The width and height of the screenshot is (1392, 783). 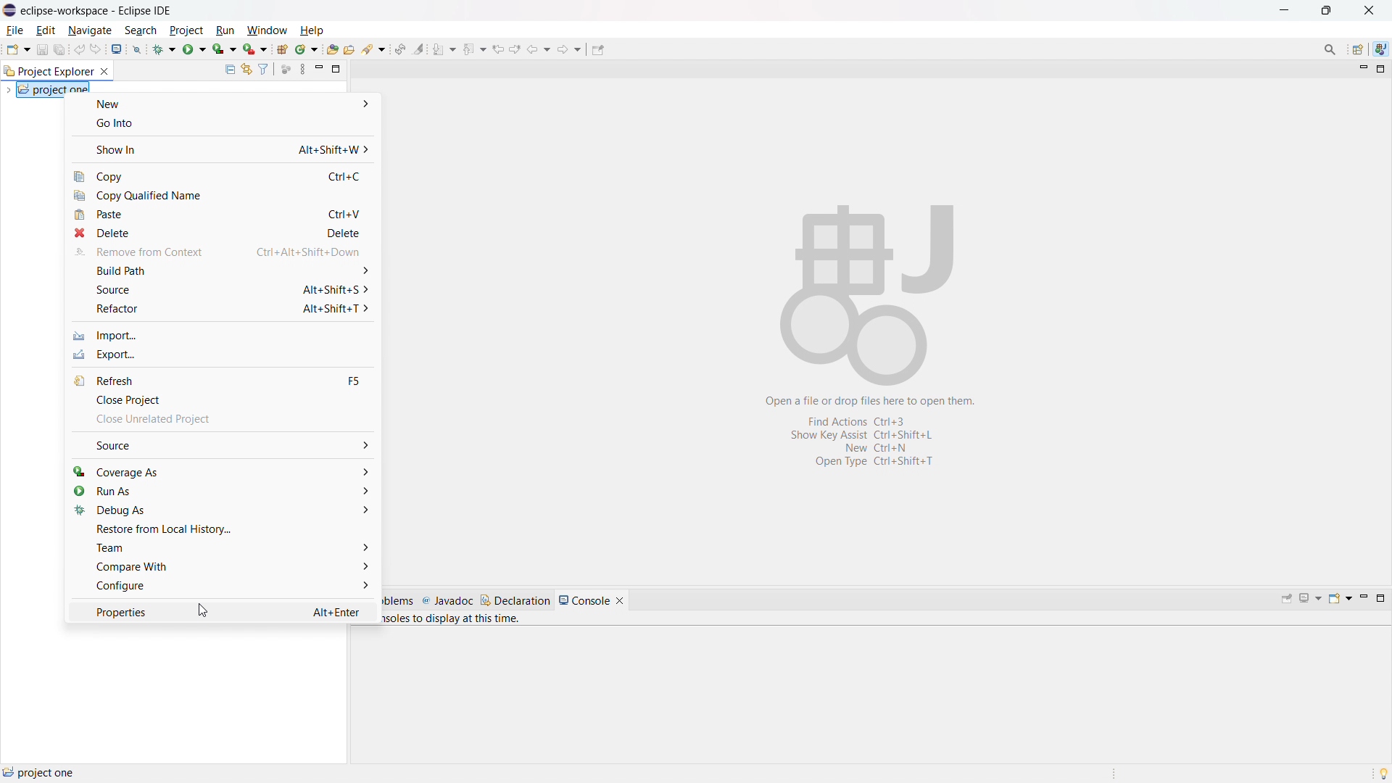 What do you see at coordinates (598, 49) in the screenshot?
I see `pin editor` at bounding box center [598, 49].